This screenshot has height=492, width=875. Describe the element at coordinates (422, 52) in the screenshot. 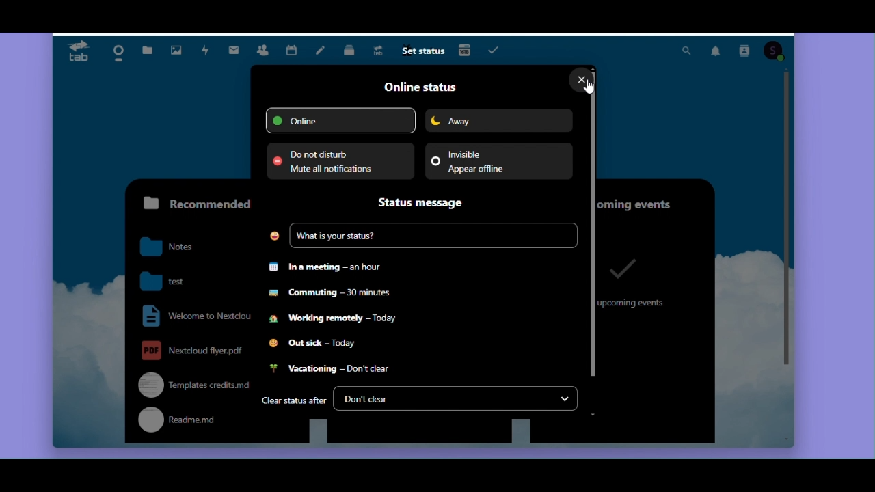

I see `Set status` at that location.